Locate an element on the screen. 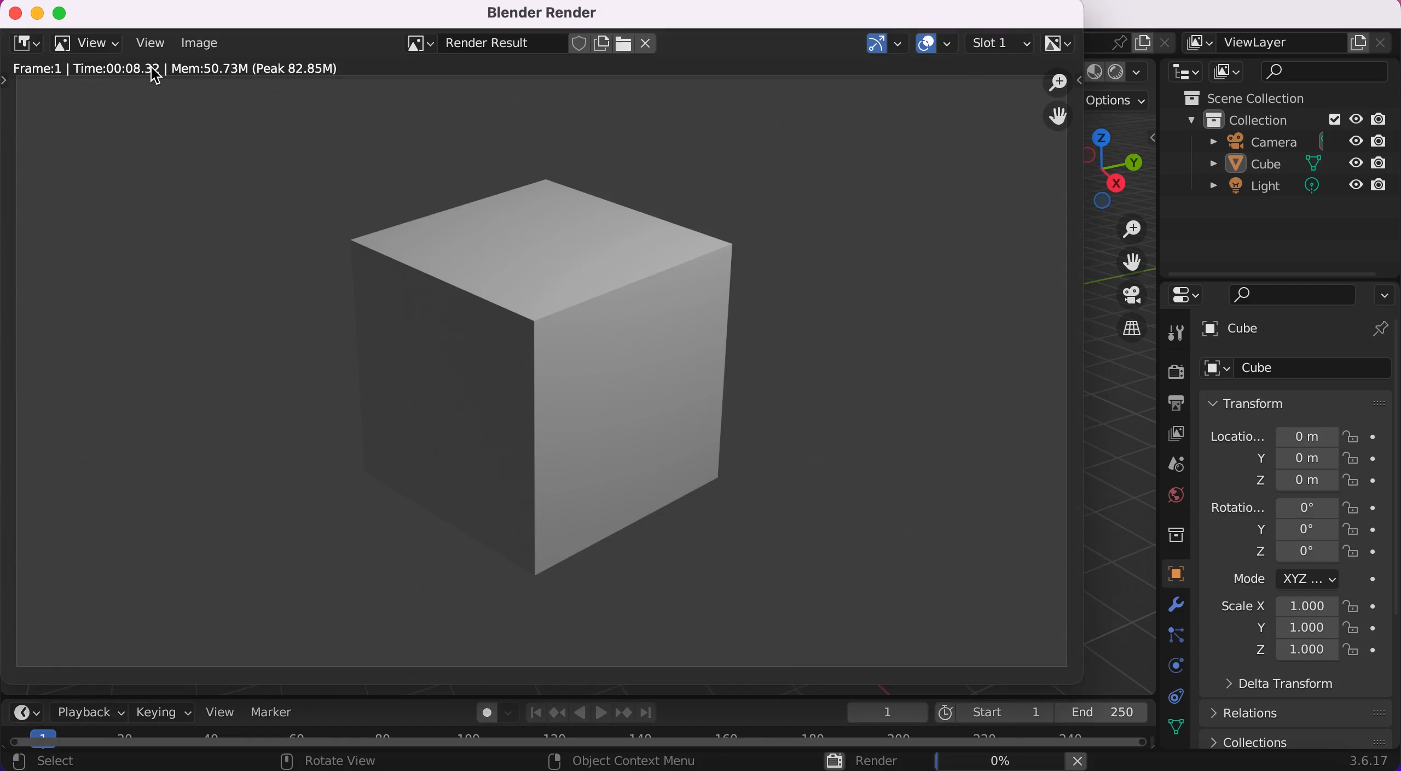 Image resolution: width=1401 pixels, height=771 pixels. hide in viewport is located at coordinates (1356, 182).